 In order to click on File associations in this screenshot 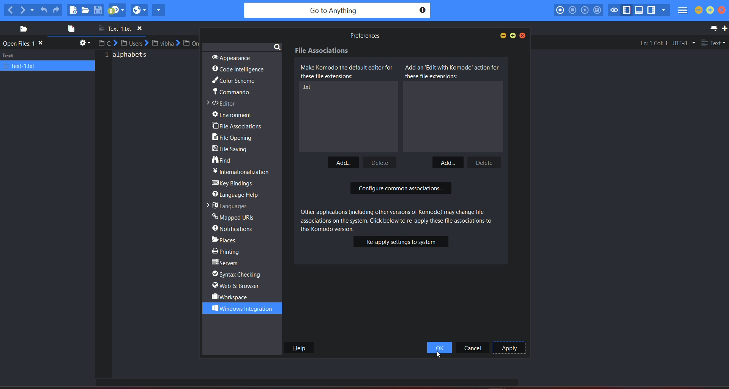, I will do `click(323, 51)`.